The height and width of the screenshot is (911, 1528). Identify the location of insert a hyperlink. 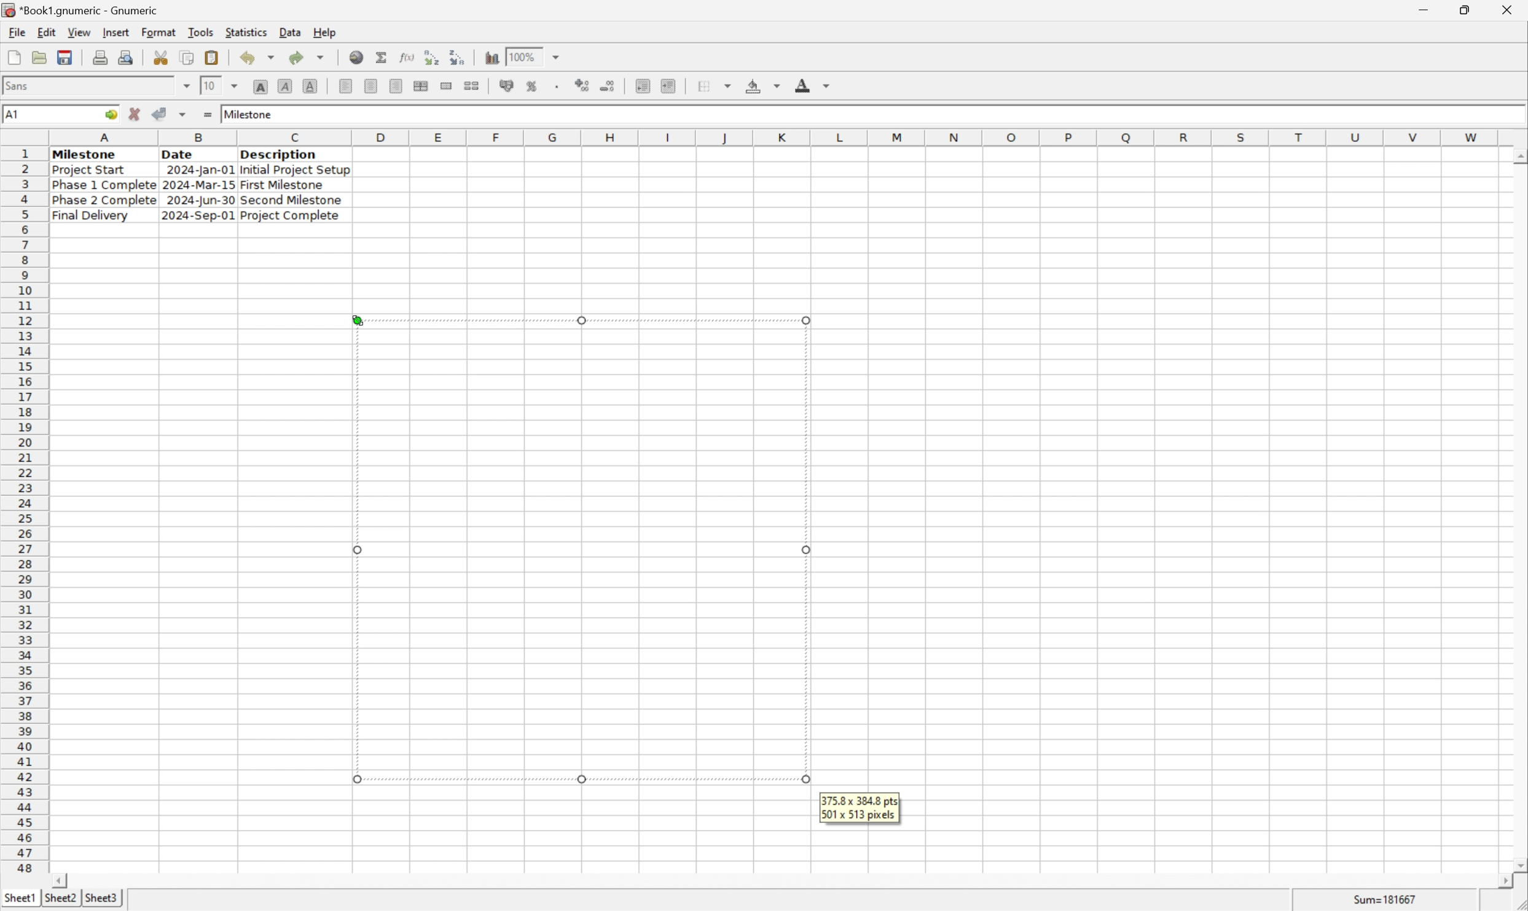
(358, 57).